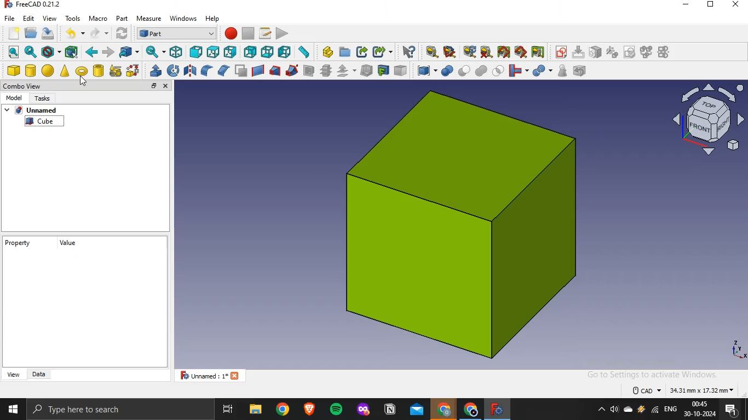 The width and height of the screenshot is (748, 420). Describe the element at coordinates (155, 51) in the screenshot. I see `sync view` at that location.